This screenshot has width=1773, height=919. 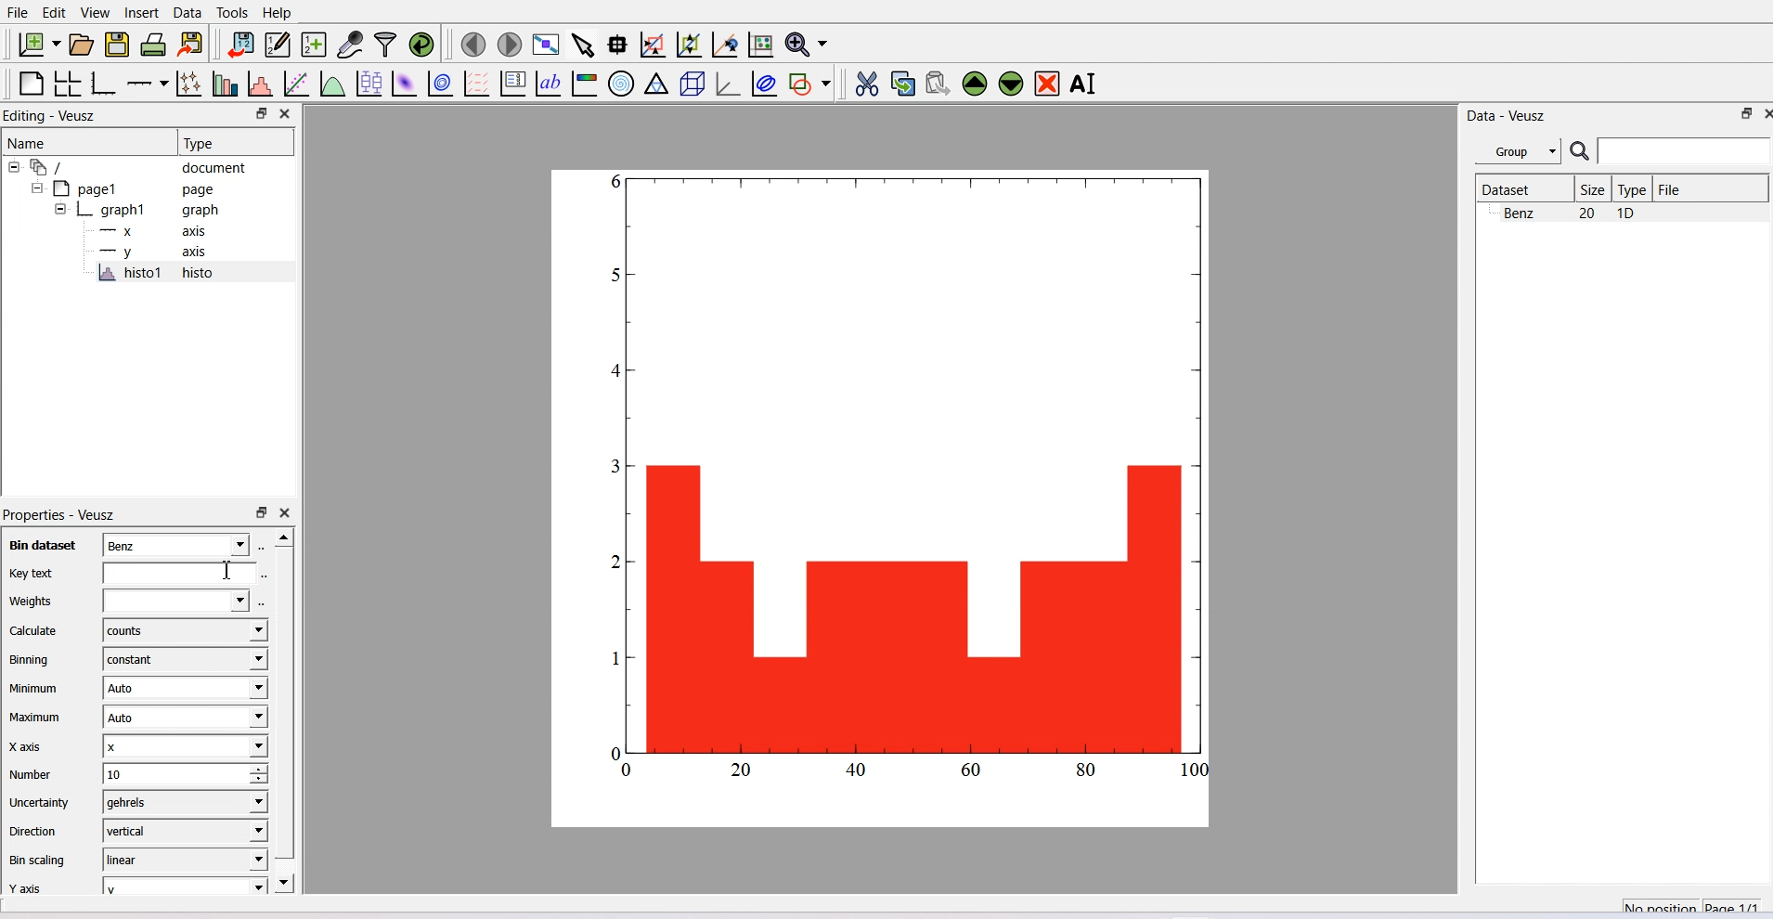 What do you see at coordinates (135, 772) in the screenshot?
I see `Number - 10` at bounding box center [135, 772].